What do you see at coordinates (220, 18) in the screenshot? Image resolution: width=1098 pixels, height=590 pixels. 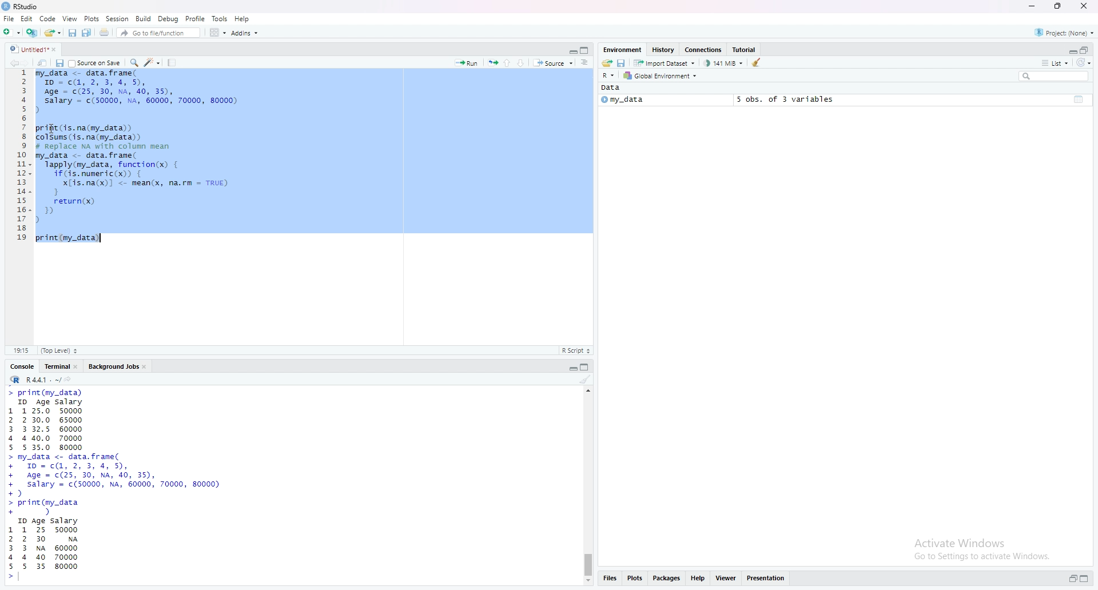 I see `Tools` at bounding box center [220, 18].